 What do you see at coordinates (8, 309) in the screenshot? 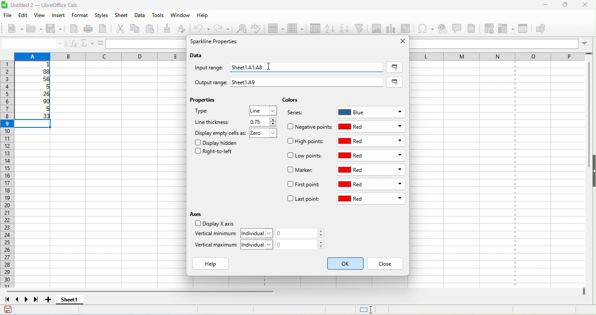
I see `save document` at bounding box center [8, 309].